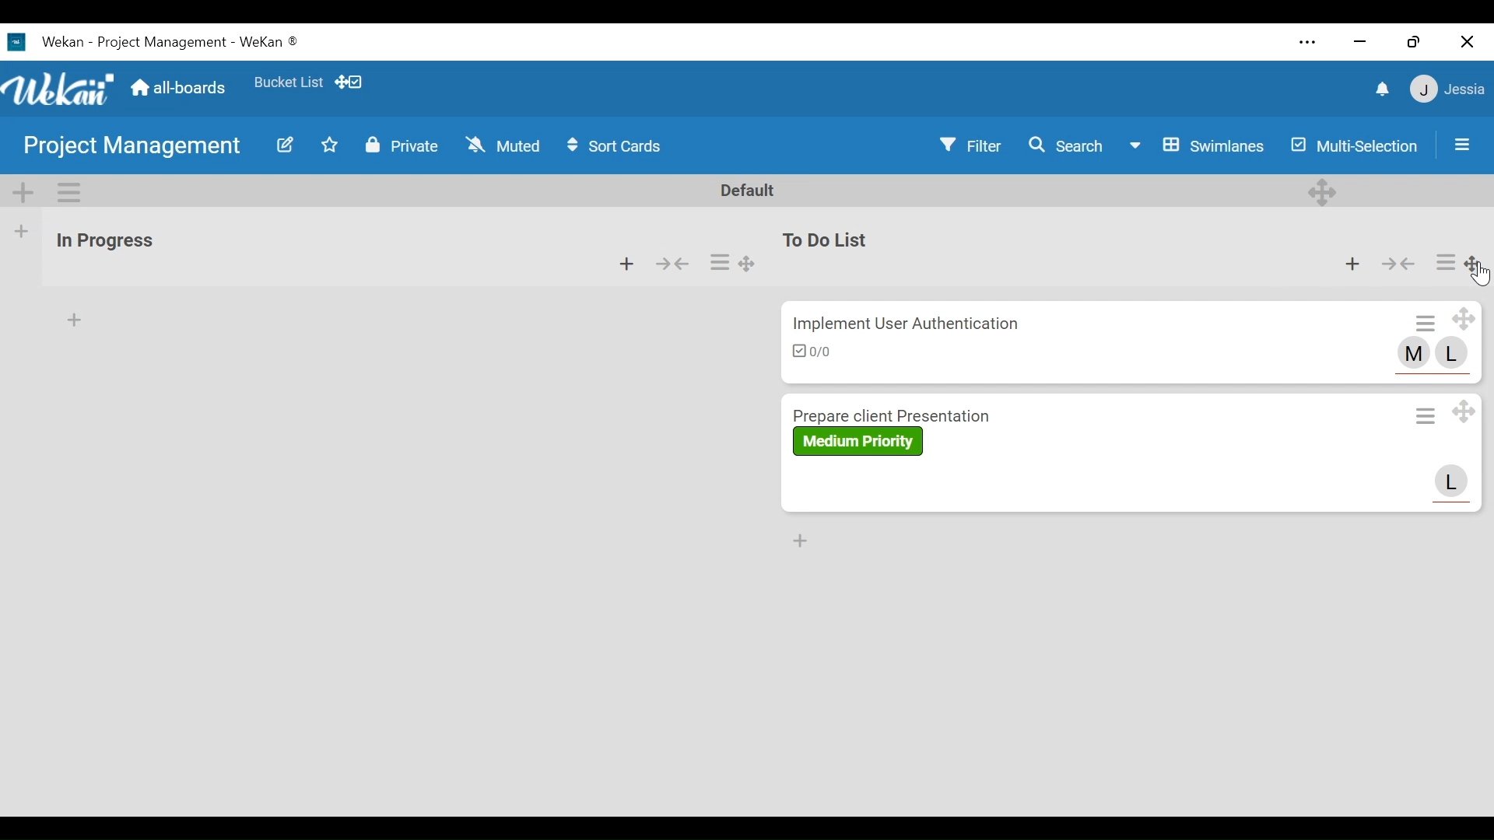 This screenshot has height=840, width=1494. What do you see at coordinates (18, 44) in the screenshot?
I see `Wekan Desktop Icon` at bounding box center [18, 44].